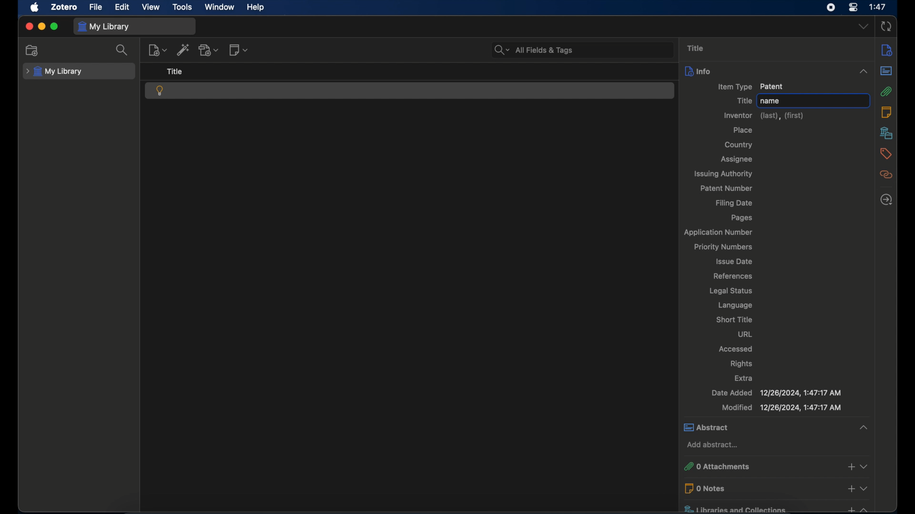  What do you see at coordinates (886, 175) in the screenshot?
I see `related` at bounding box center [886, 175].